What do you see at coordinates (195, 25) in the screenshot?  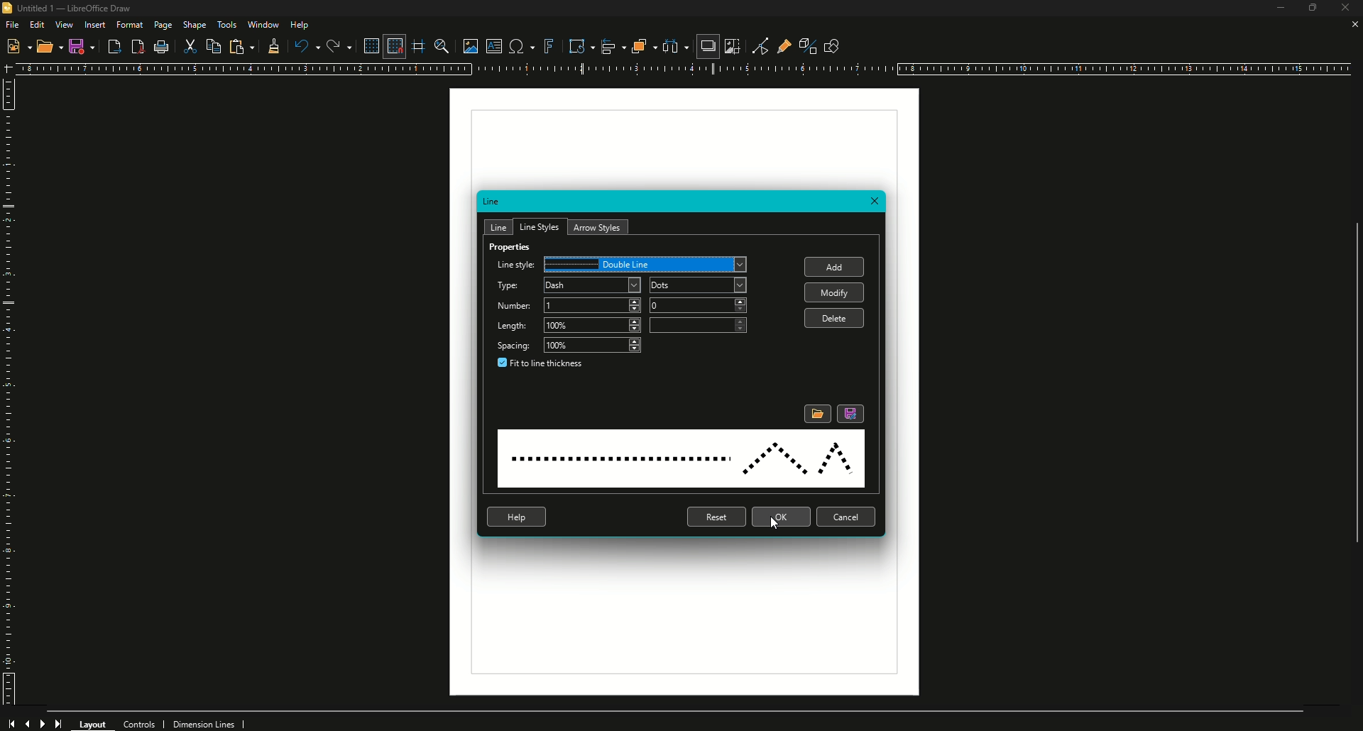 I see `Shape` at bounding box center [195, 25].